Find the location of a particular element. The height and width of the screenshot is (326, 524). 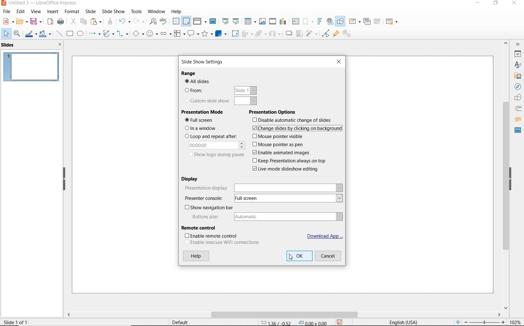

LINE COLOR is located at coordinates (30, 34).